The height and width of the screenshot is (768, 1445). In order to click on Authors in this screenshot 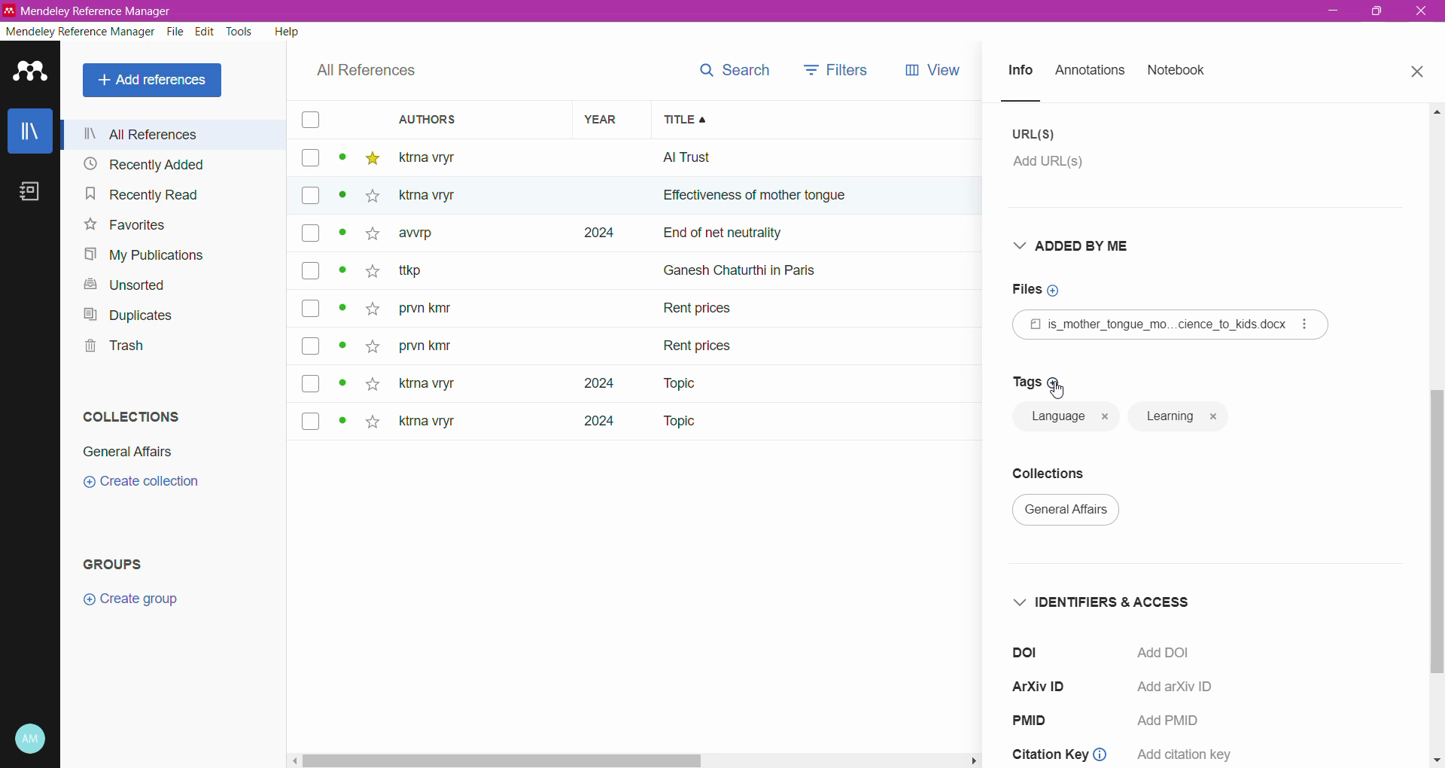, I will do `click(464, 119)`.